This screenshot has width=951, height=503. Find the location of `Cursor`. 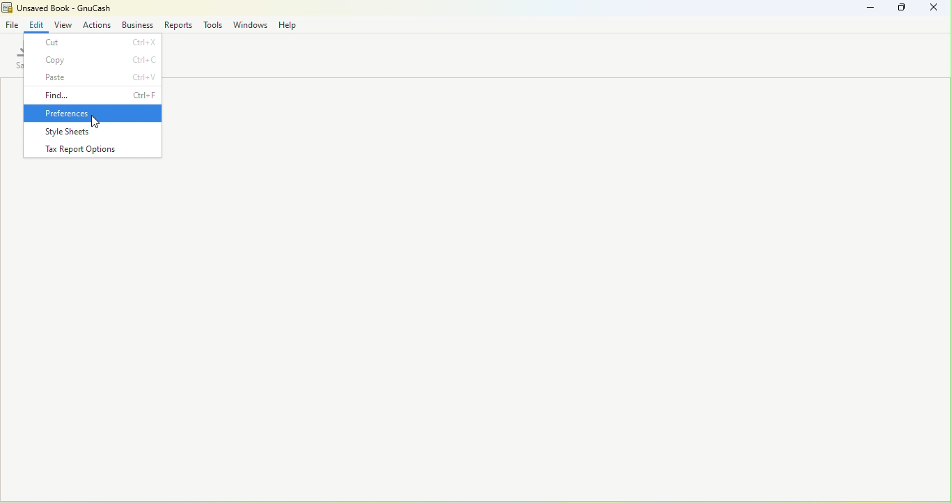

Cursor is located at coordinates (95, 122).